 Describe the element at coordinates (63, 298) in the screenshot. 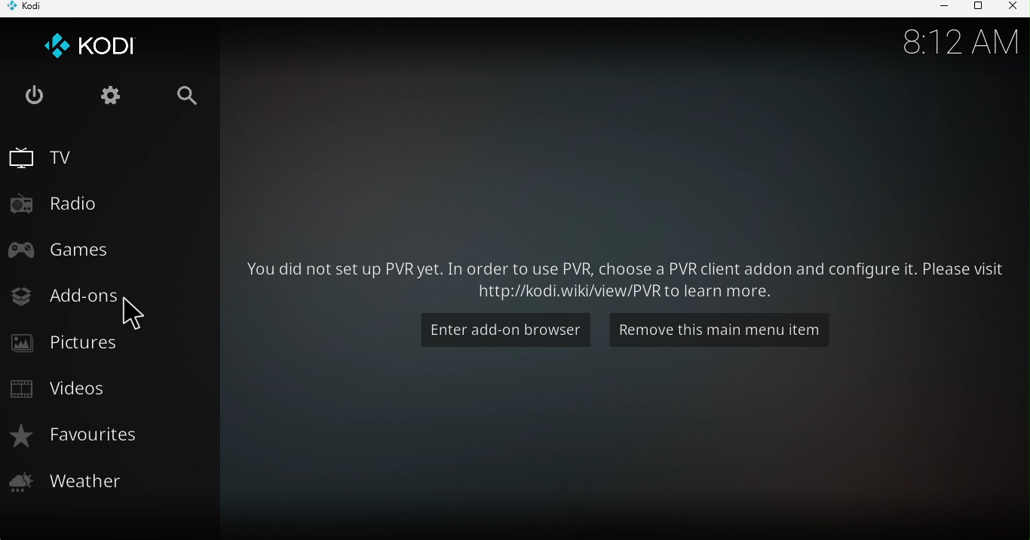

I see `Add-ons` at that location.